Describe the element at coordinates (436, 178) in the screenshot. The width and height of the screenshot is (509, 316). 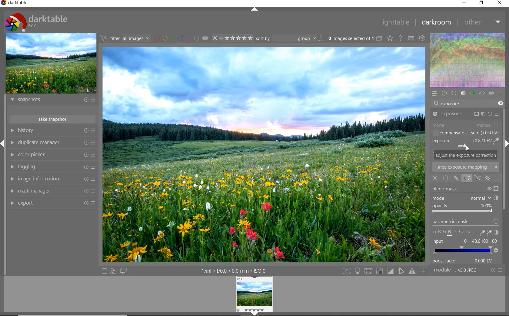
I see `OFF` at that location.